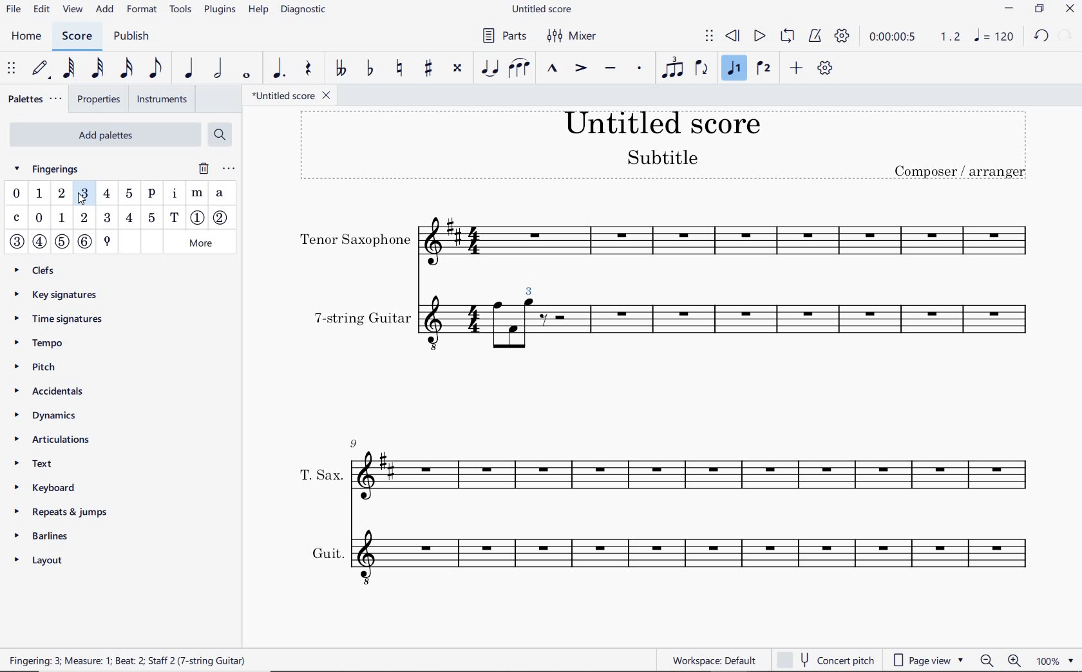 The width and height of the screenshot is (1082, 672). Describe the element at coordinates (1009, 10) in the screenshot. I see `MINIMIZE` at that location.